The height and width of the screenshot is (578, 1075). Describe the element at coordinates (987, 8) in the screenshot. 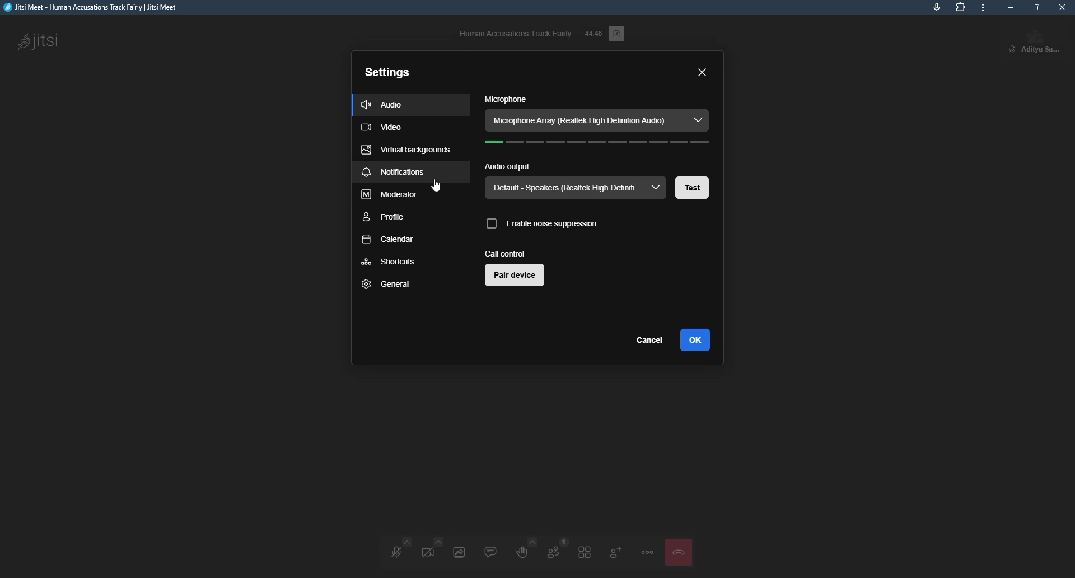

I see `more` at that location.